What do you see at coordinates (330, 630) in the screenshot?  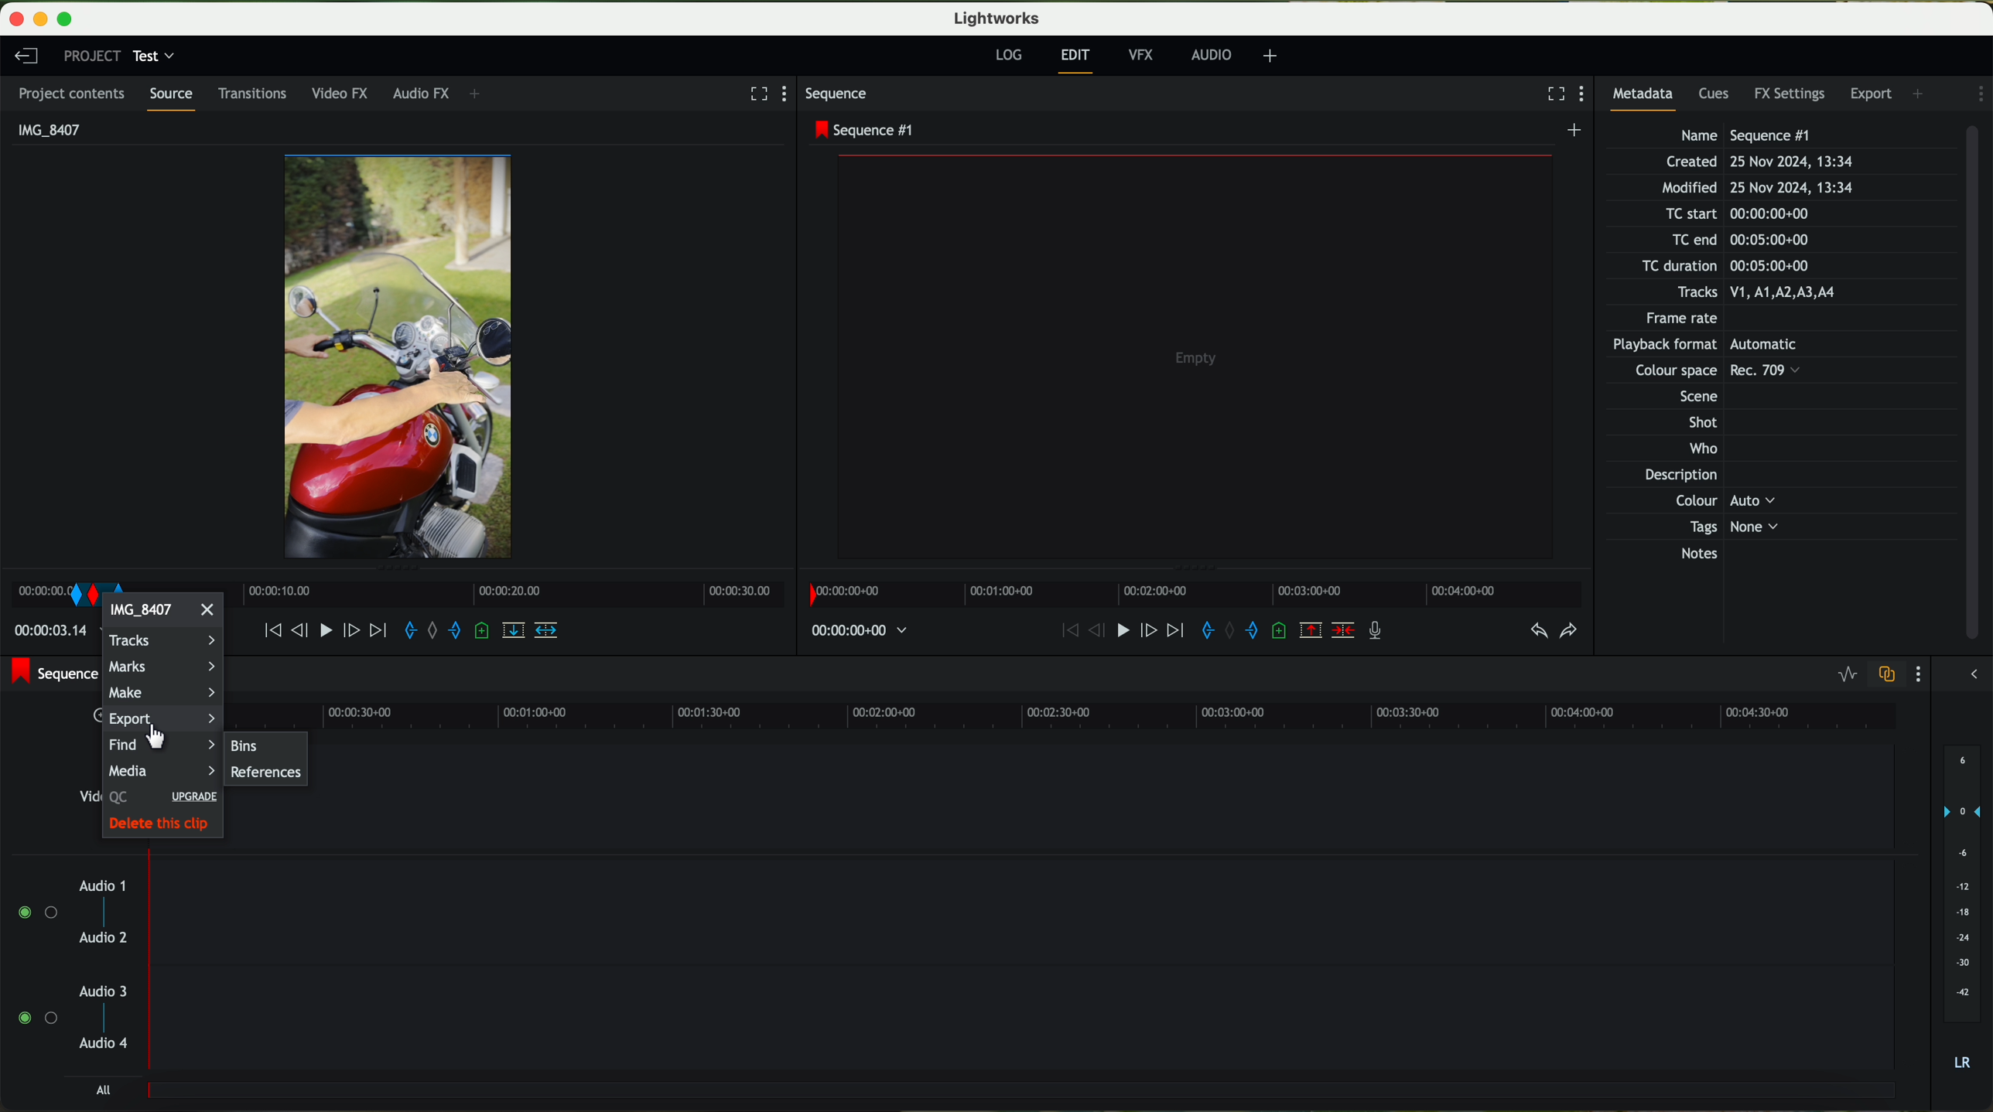 I see ` play` at bounding box center [330, 630].